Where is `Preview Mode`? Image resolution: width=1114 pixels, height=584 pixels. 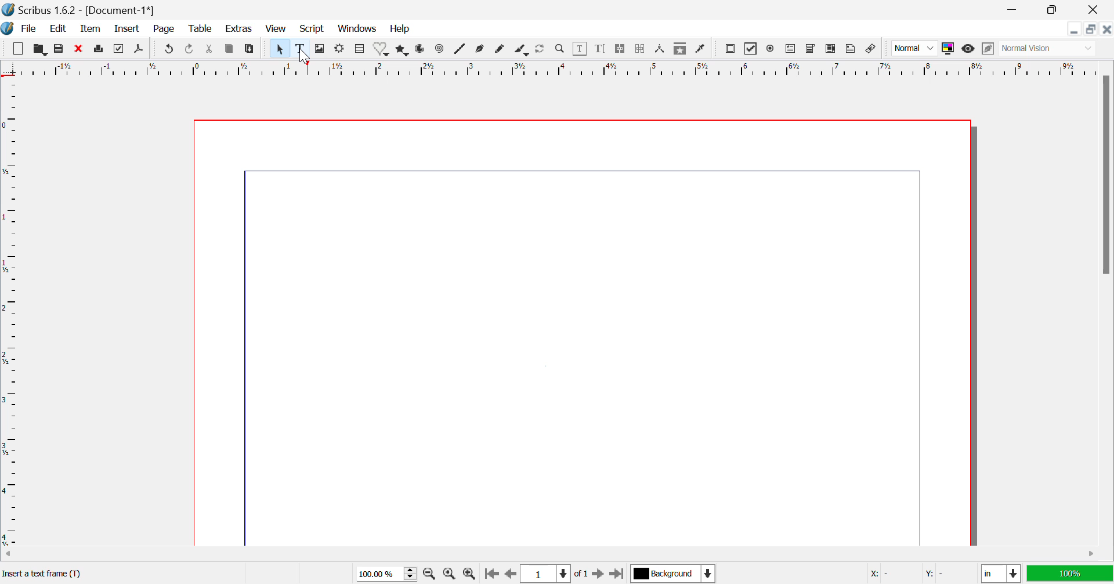
Preview Mode is located at coordinates (968, 50).